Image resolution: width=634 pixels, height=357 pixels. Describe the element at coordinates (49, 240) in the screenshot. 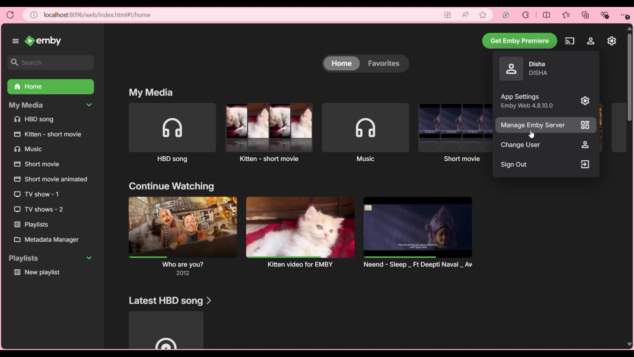

I see `metabase manager` at that location.